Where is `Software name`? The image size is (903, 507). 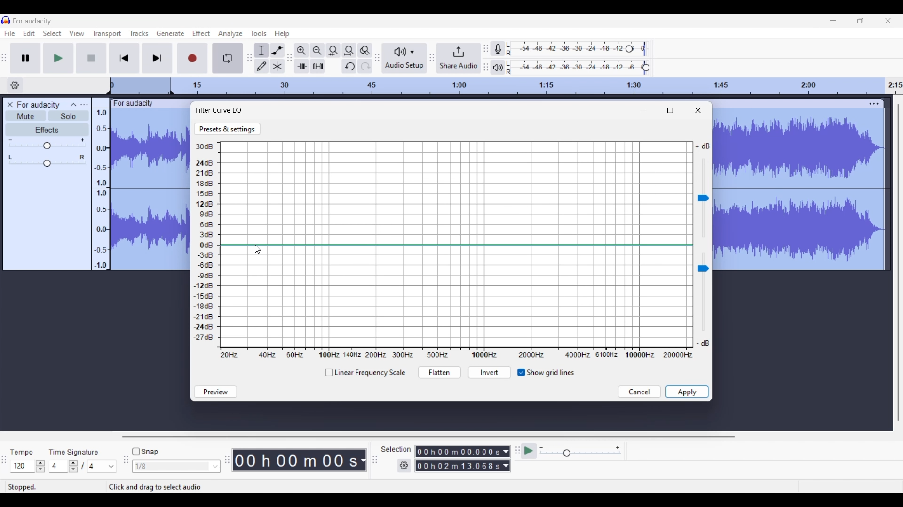 Software name is located at coordinates (33, 21).